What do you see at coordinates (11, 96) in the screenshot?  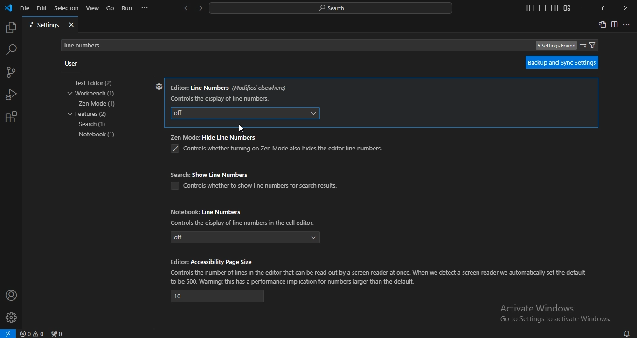 I see `run and debug` at bounding box center [11, 96].